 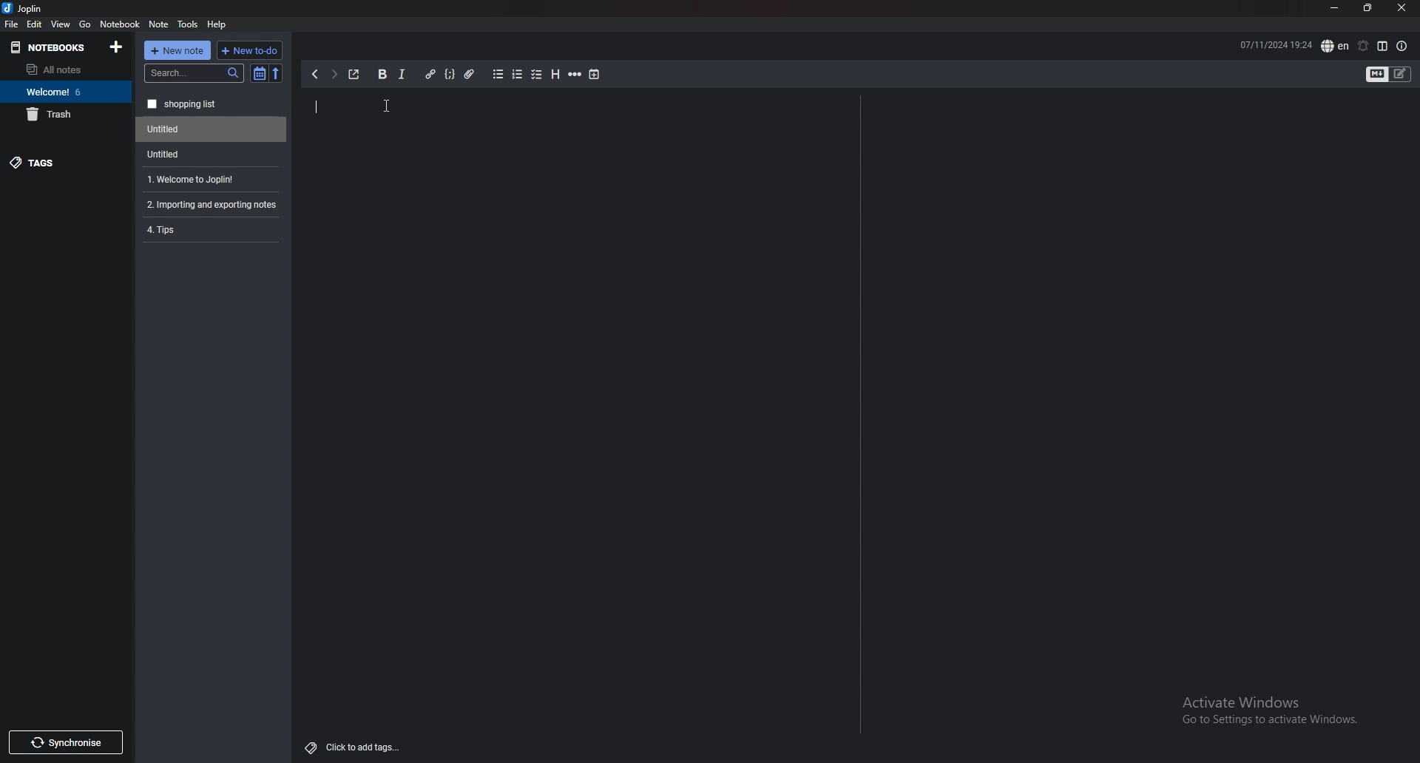 I want to click on new note, so click(x=177, y=50).